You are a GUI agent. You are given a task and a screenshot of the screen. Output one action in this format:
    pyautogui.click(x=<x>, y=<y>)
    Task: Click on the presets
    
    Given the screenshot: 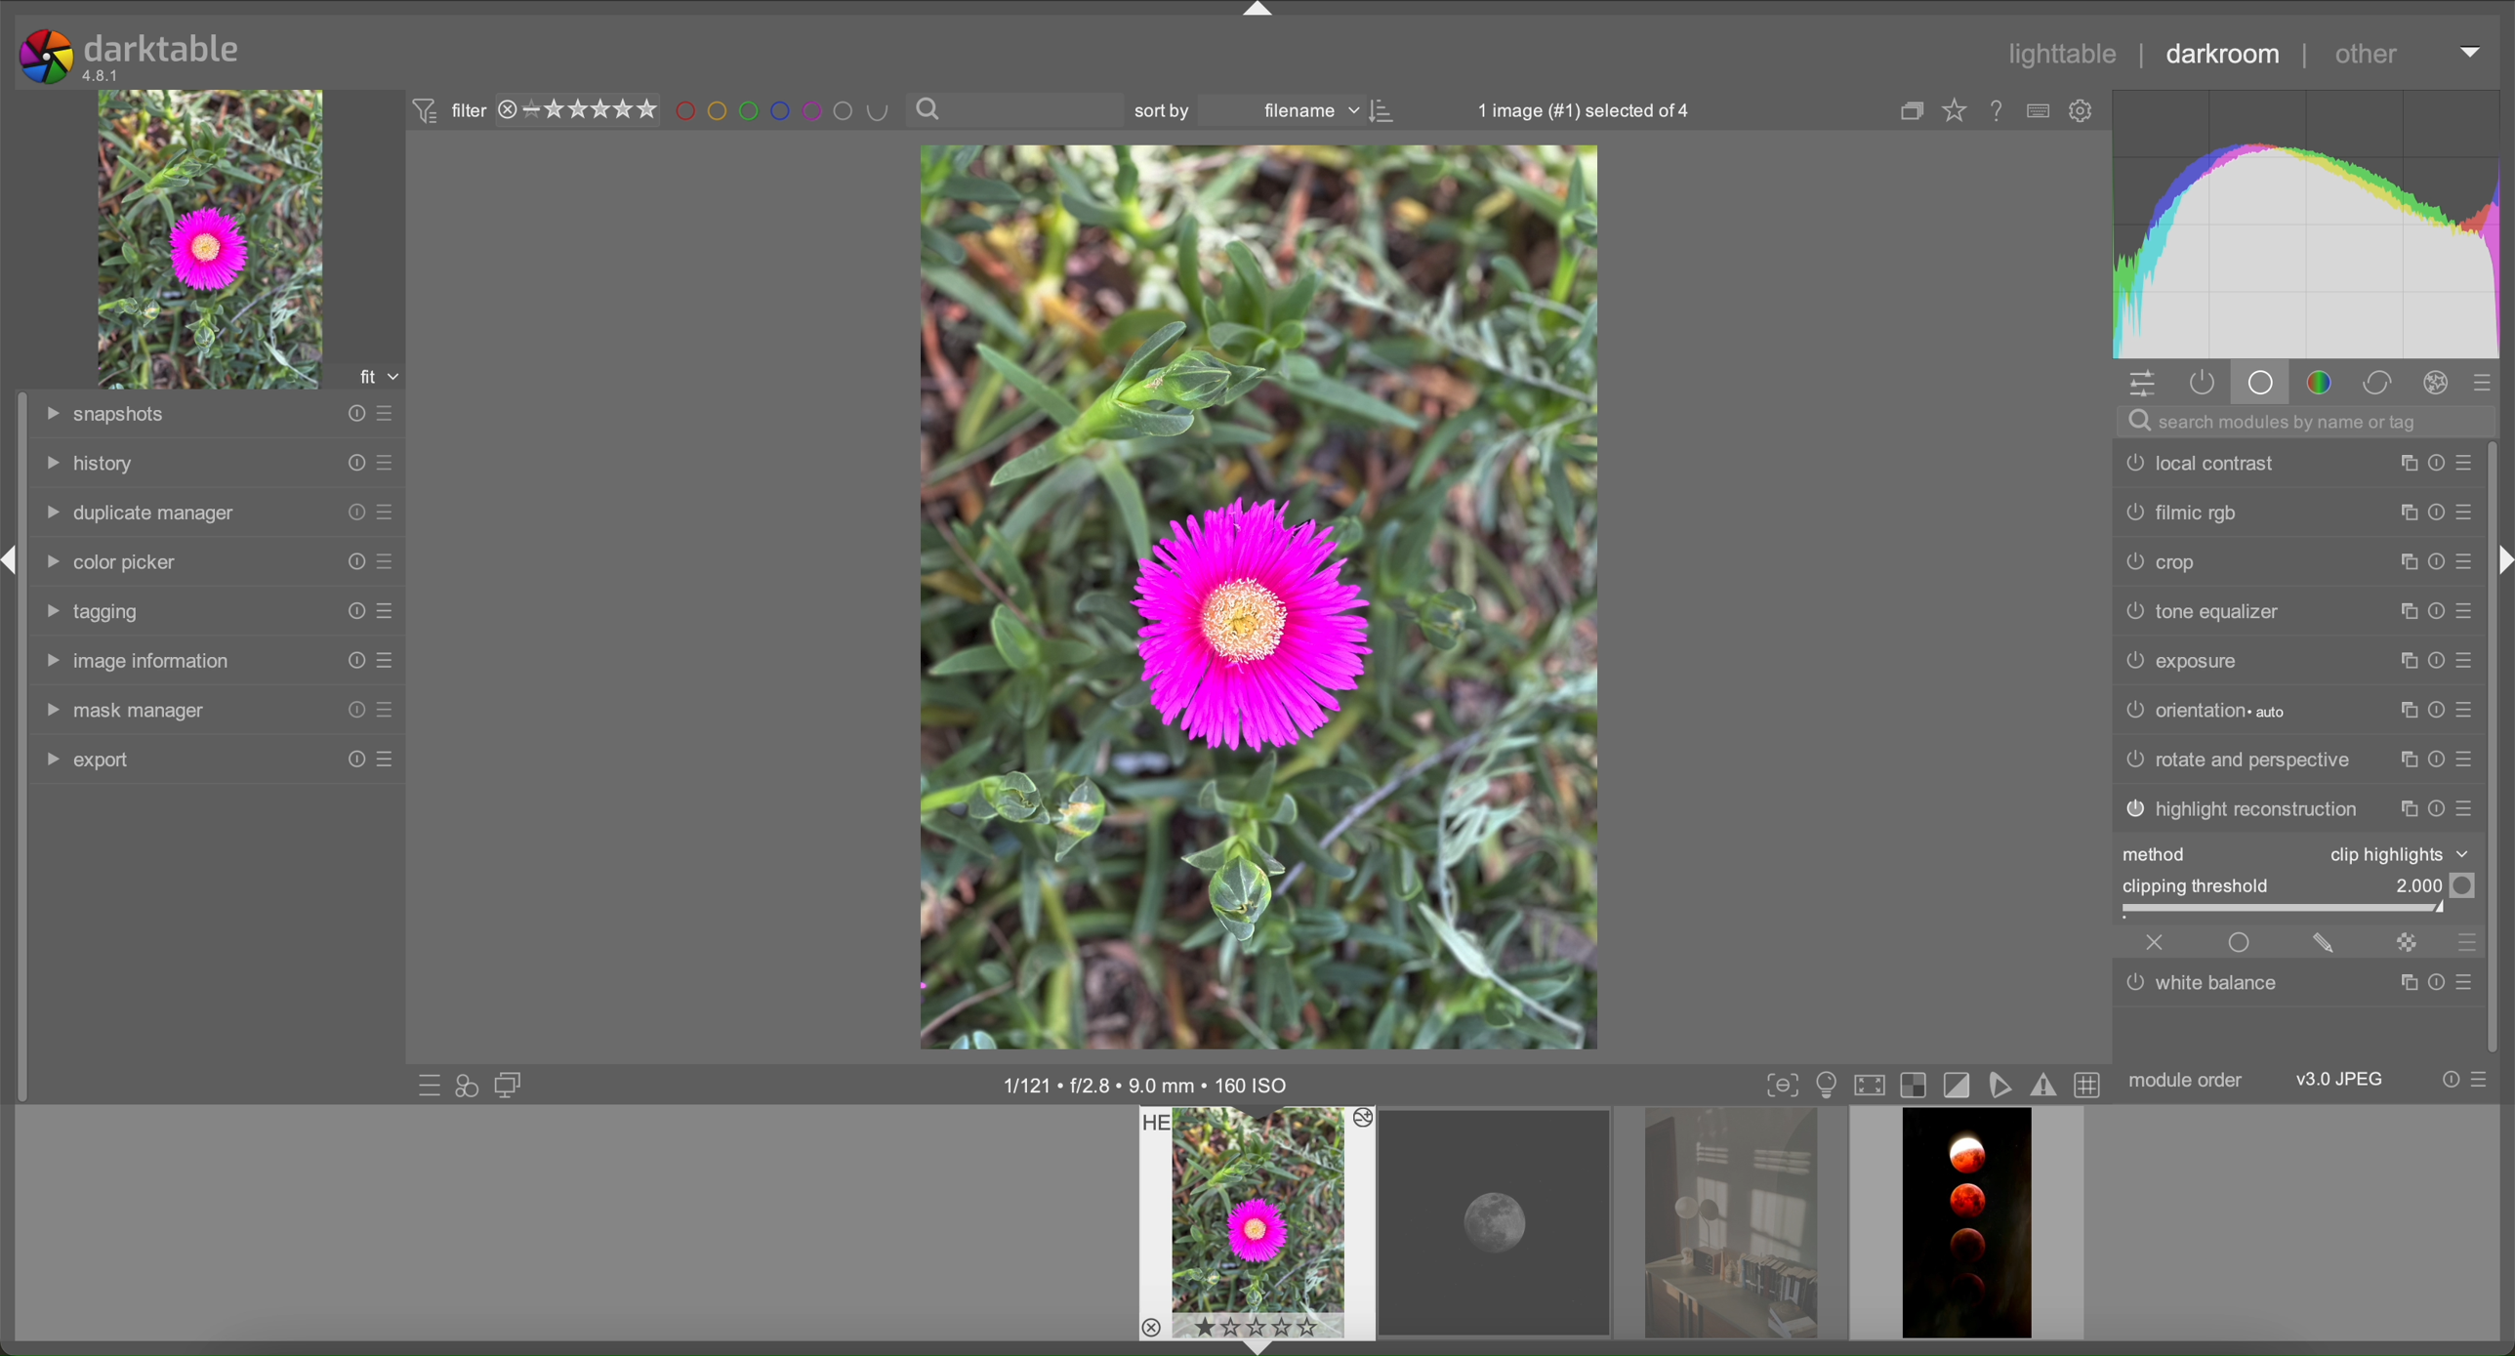 What is the action you would take?
    pyautogui.click(x=2490, y=381)
    